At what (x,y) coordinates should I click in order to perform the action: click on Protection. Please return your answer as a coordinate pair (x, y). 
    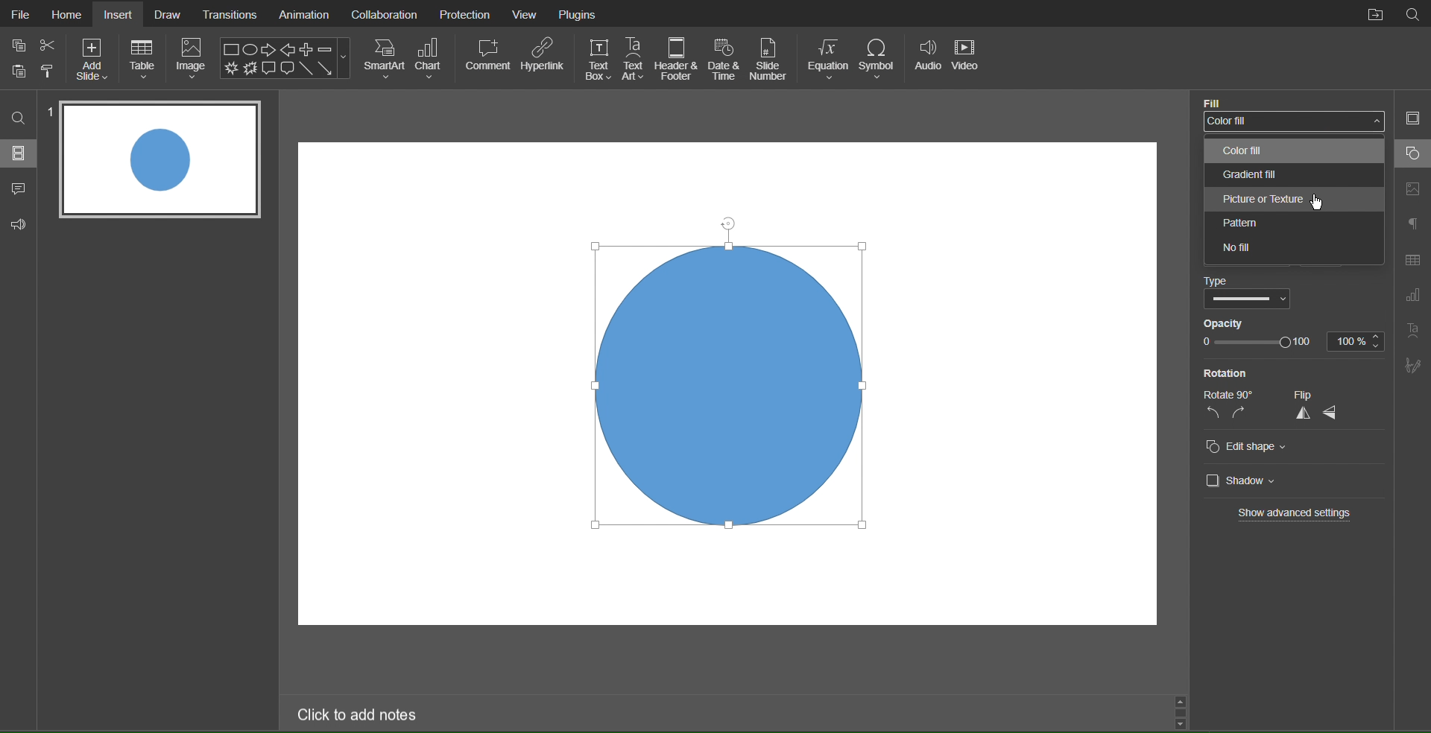
    Looking at the image, I should click on (466, 13).